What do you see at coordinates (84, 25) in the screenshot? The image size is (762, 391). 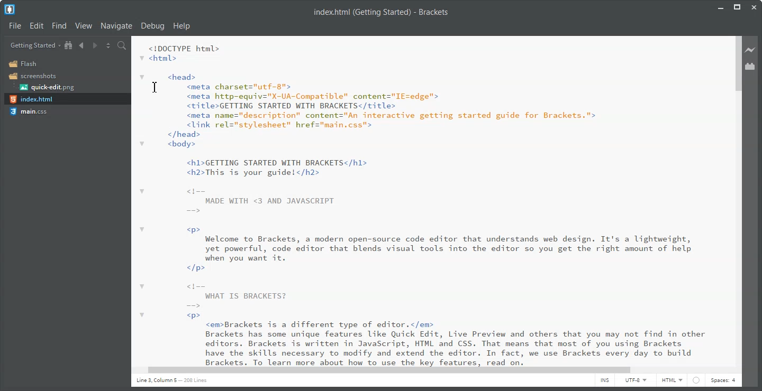 I see `View` at bounding box center [84, 25].